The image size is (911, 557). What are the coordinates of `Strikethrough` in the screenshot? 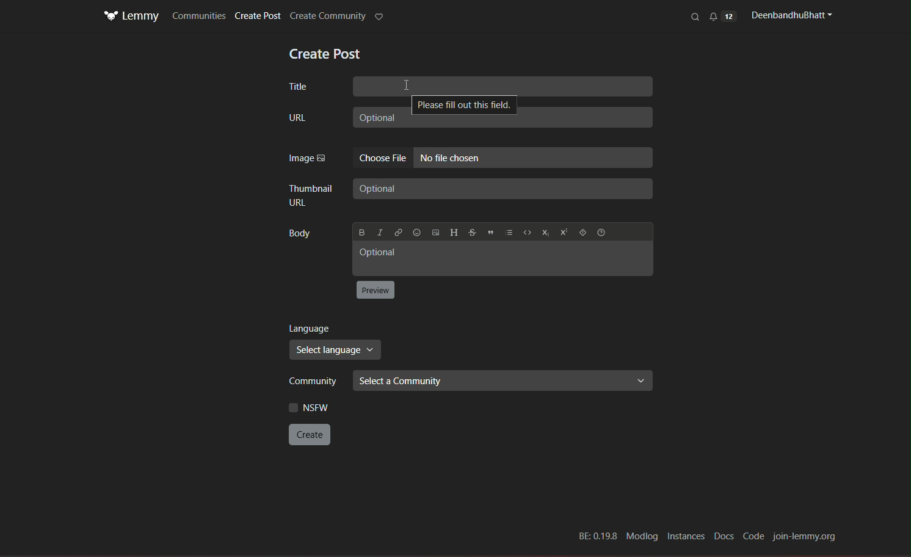 It's located at (471, 231).